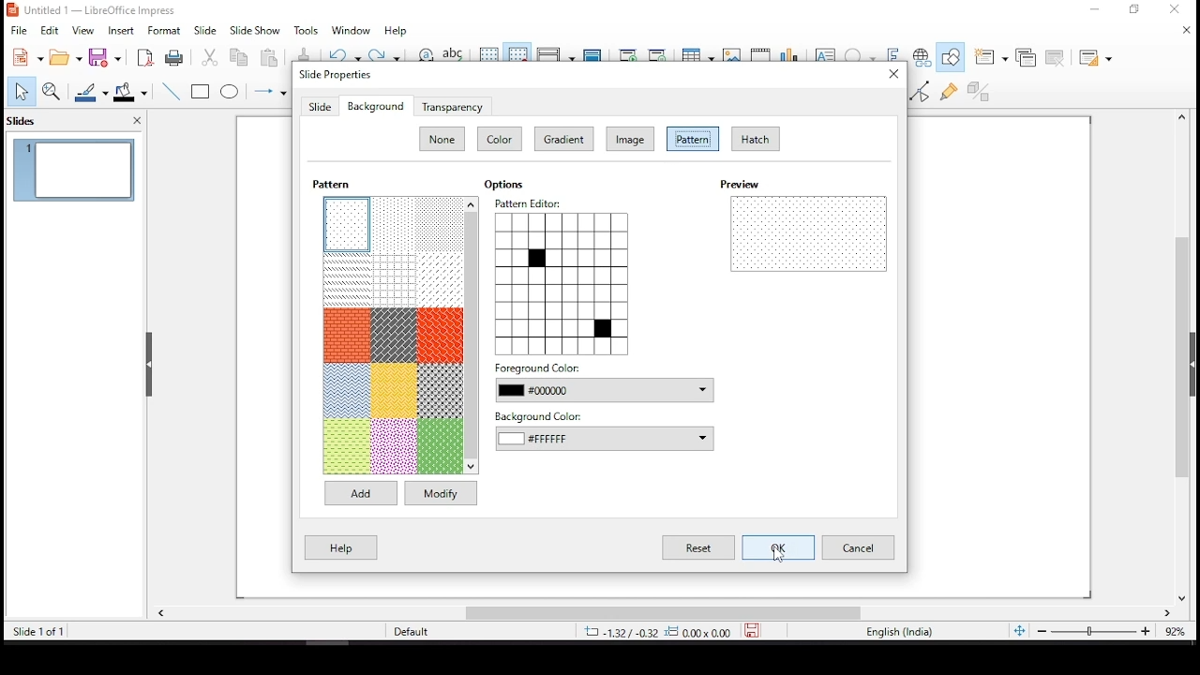  What do you see at coordinates (145, 56) in the screenshot?
I see `export as pdf` at bounding box center [145, 56].